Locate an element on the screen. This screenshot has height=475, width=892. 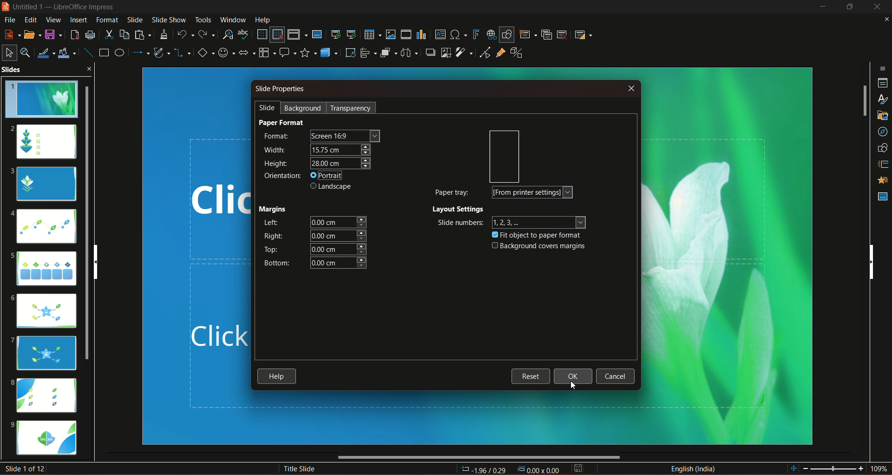
top is located at coordinates (272, 250).